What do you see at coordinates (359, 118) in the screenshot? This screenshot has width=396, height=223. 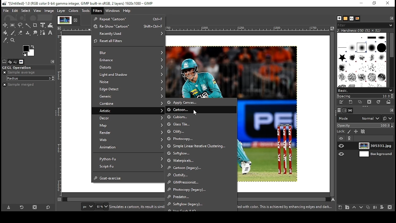 I see `mode` at bounding box center [359, 118].